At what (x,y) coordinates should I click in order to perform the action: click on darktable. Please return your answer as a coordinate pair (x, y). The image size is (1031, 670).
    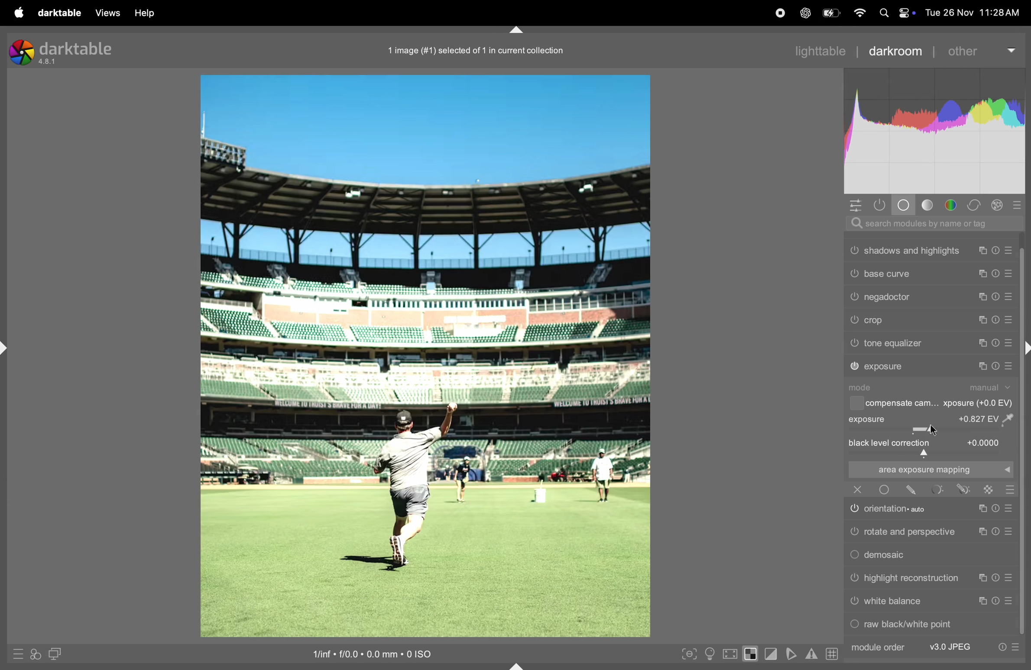
    Looking at the image, I should click on (77, 48).